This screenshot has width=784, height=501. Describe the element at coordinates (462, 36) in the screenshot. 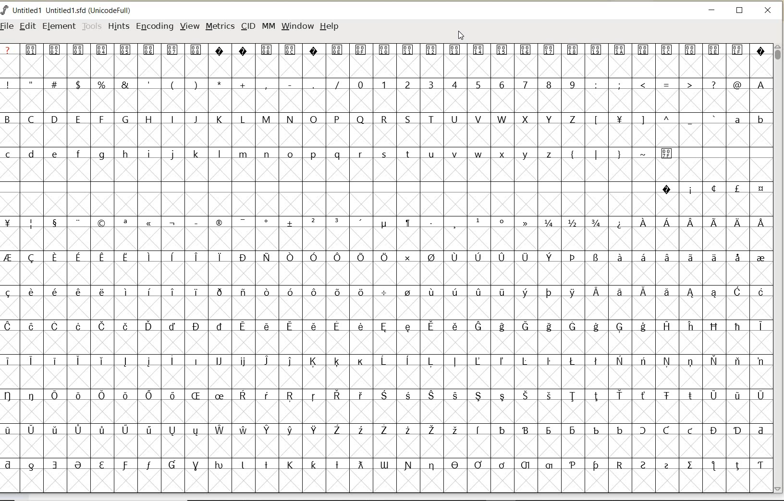

I see `CURSOR` at that location.